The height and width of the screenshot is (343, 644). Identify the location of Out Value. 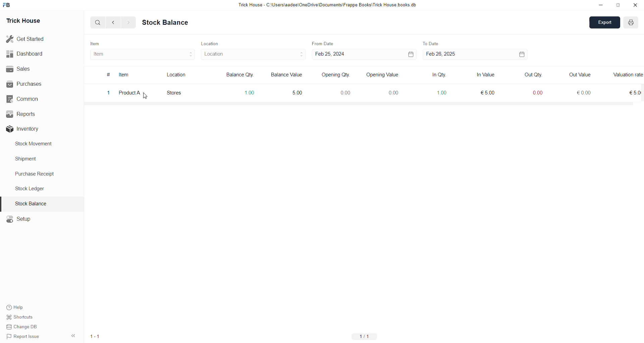
(577, 75).